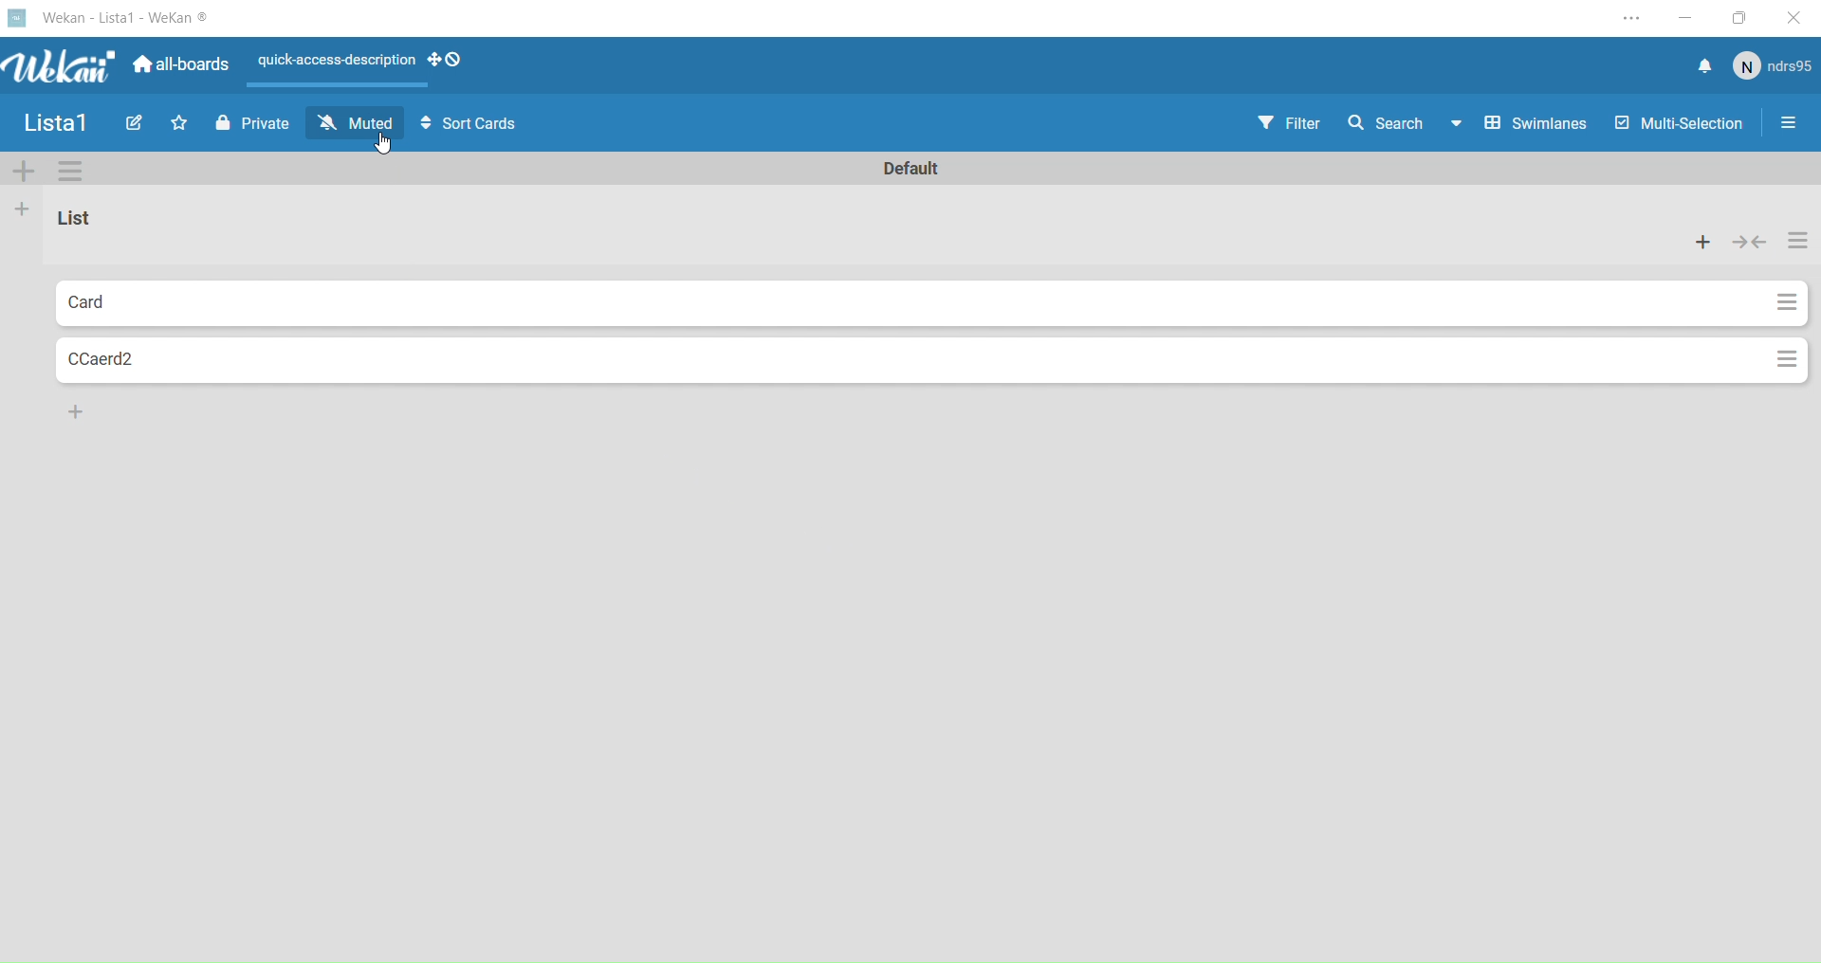  Describe the element at coordinates (101, 227) in the screenshot. I see `List` at that location.